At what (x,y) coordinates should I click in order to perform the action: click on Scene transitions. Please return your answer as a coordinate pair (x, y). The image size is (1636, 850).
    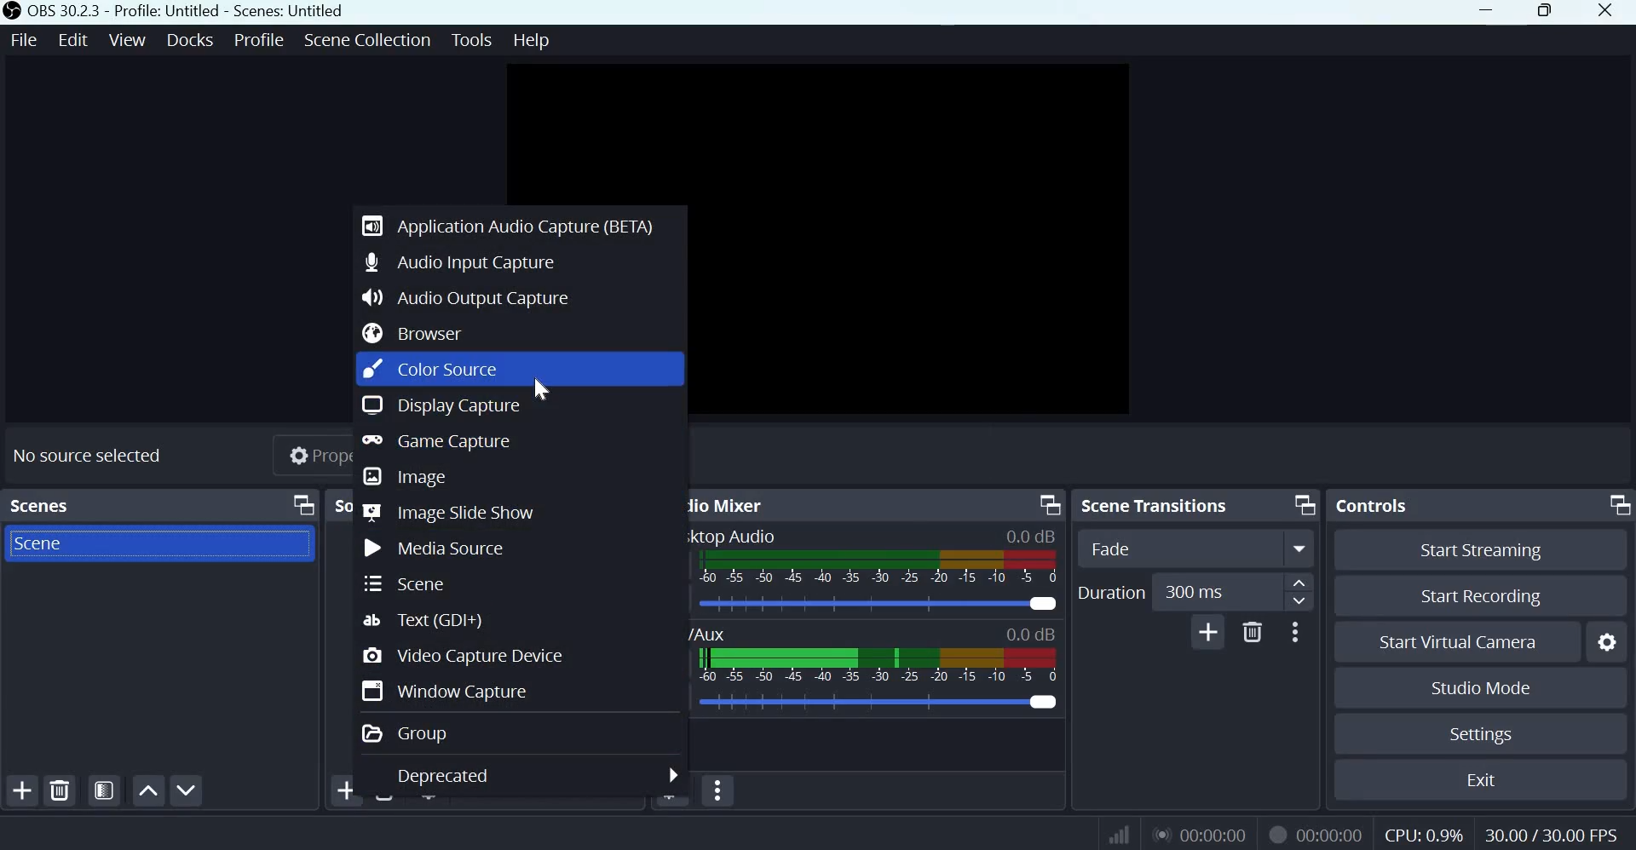
    Looking at the image, I should click on (1160, 504).